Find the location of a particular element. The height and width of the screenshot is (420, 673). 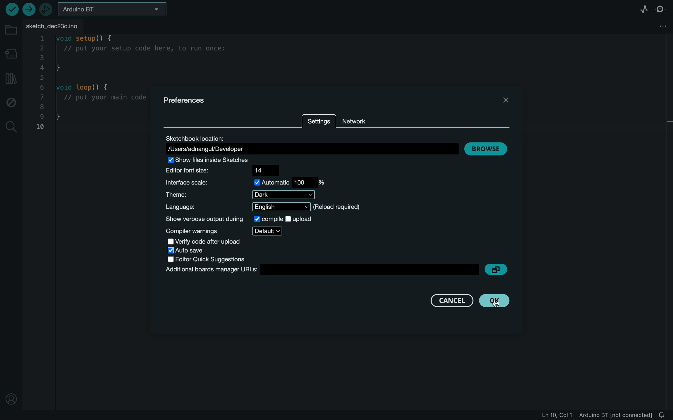

selected is located at coordinates (187, 251).